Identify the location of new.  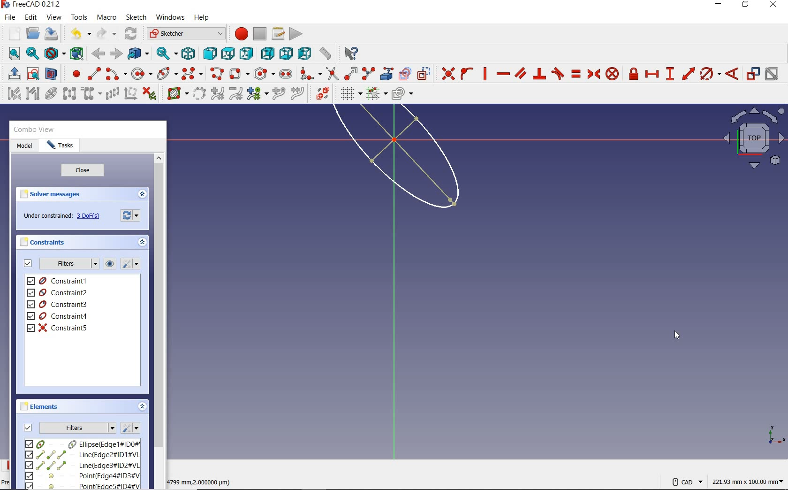
(12, 33).